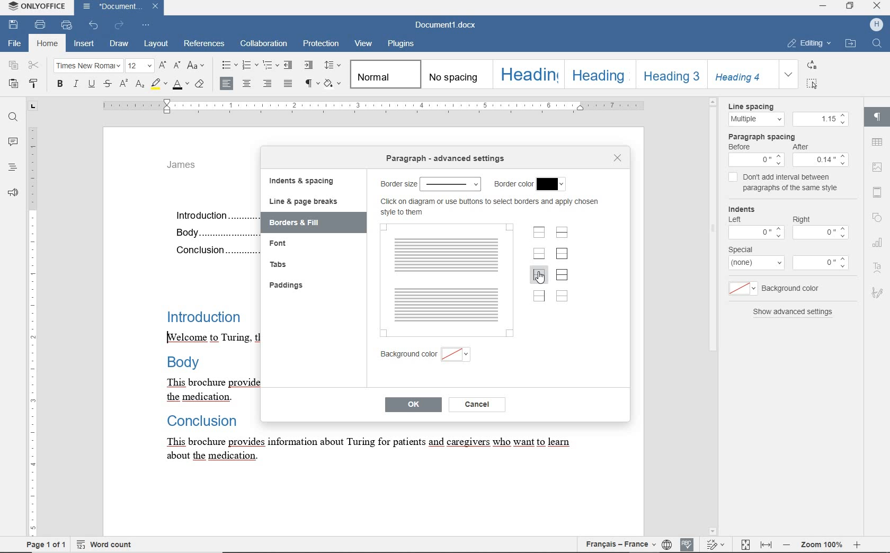 The image size is (890, 553). What do you see at coordinates (821, 119) in the screenshot?
I see `1.15` at bounding box center [821, 119].